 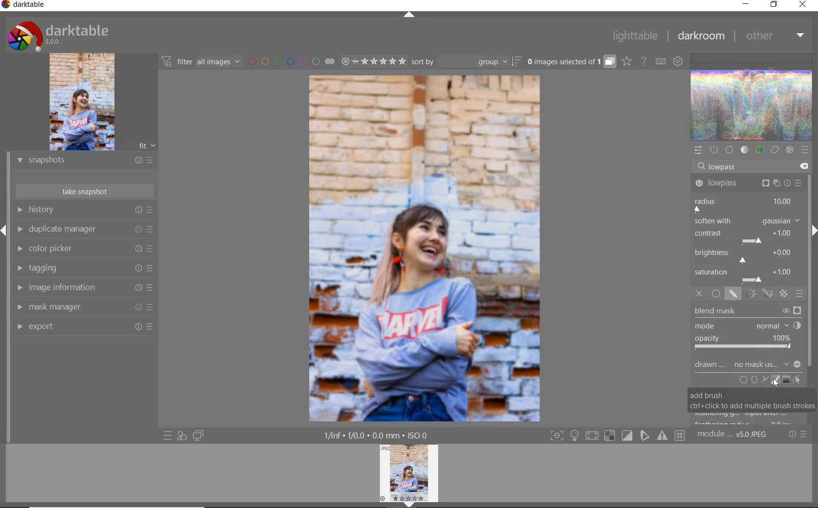 I want to click on expand/collapse, so click(x=409, y=15).